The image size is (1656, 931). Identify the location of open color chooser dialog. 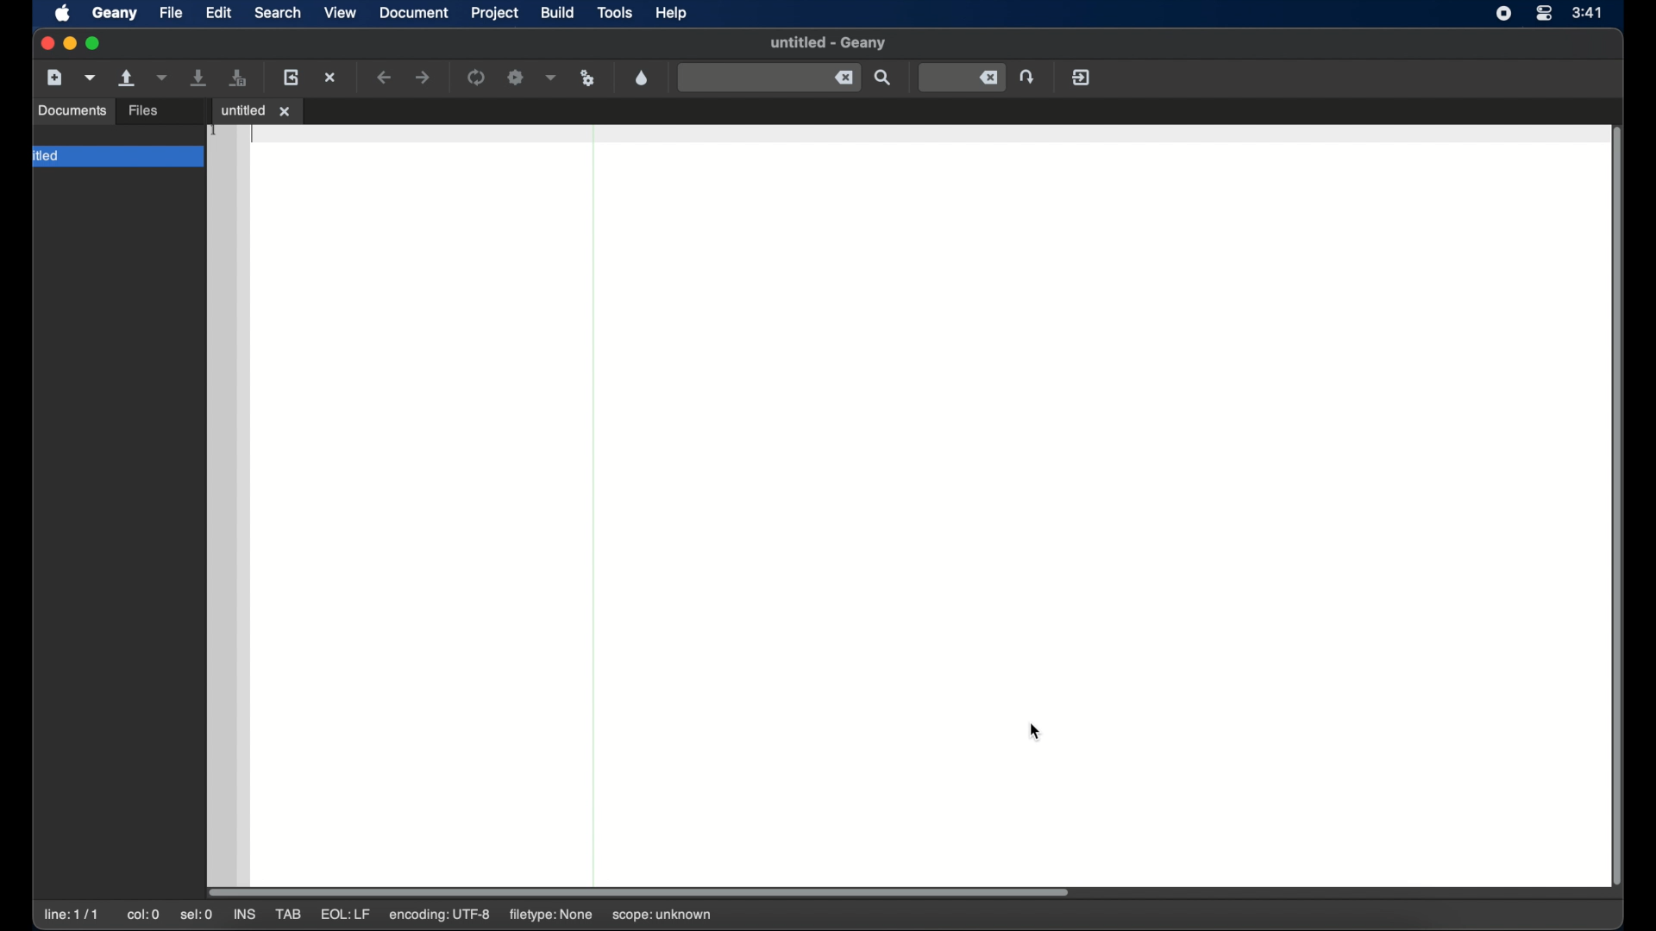
(642, 78).